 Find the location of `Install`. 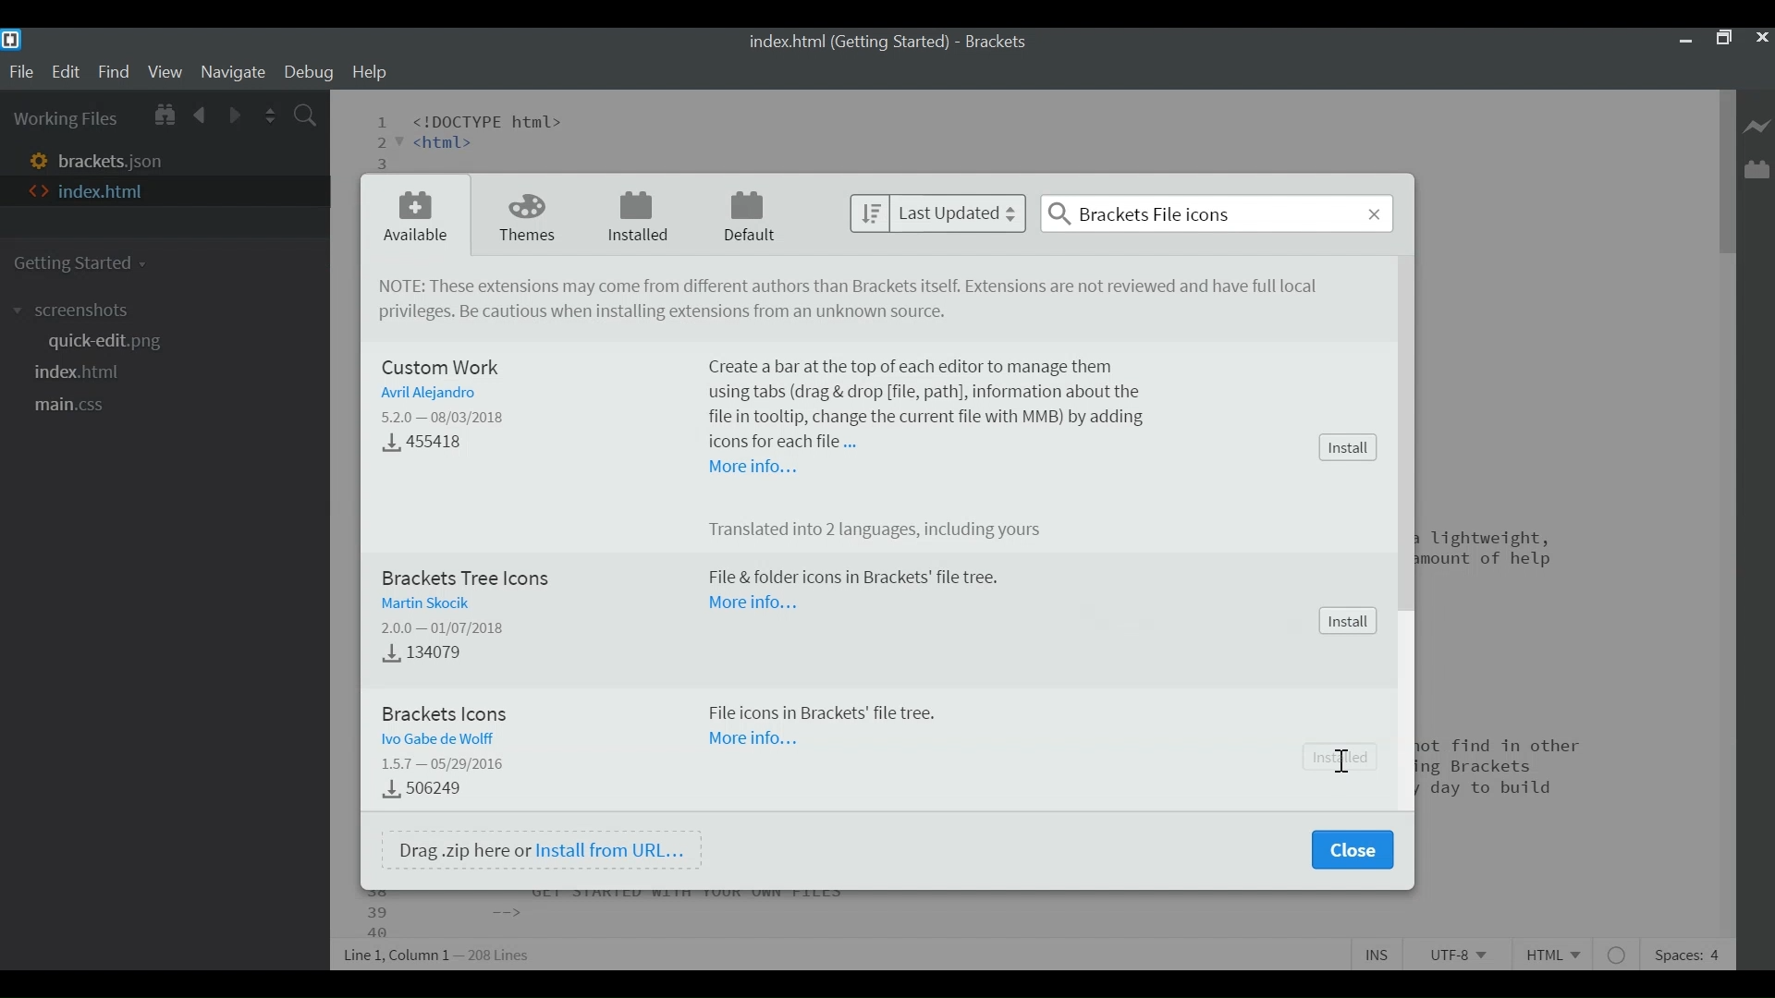

Install is located at coordinates (1346, 447).